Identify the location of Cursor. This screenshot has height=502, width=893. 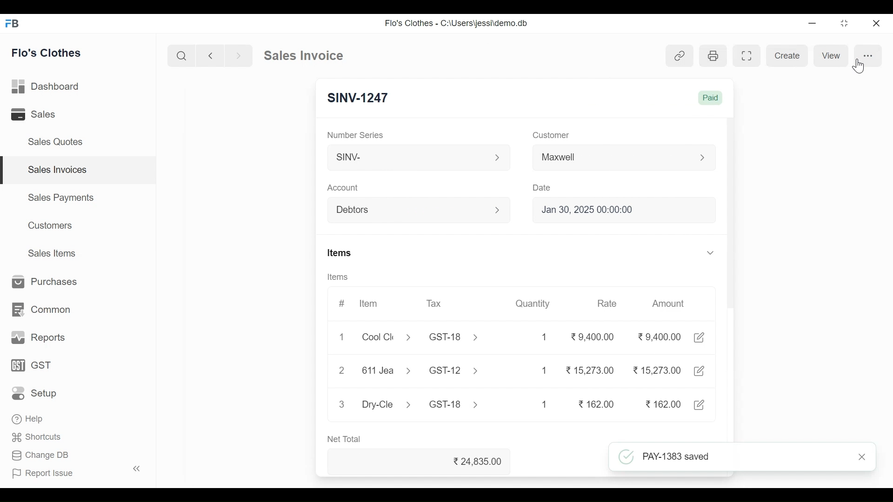
(857, 66).